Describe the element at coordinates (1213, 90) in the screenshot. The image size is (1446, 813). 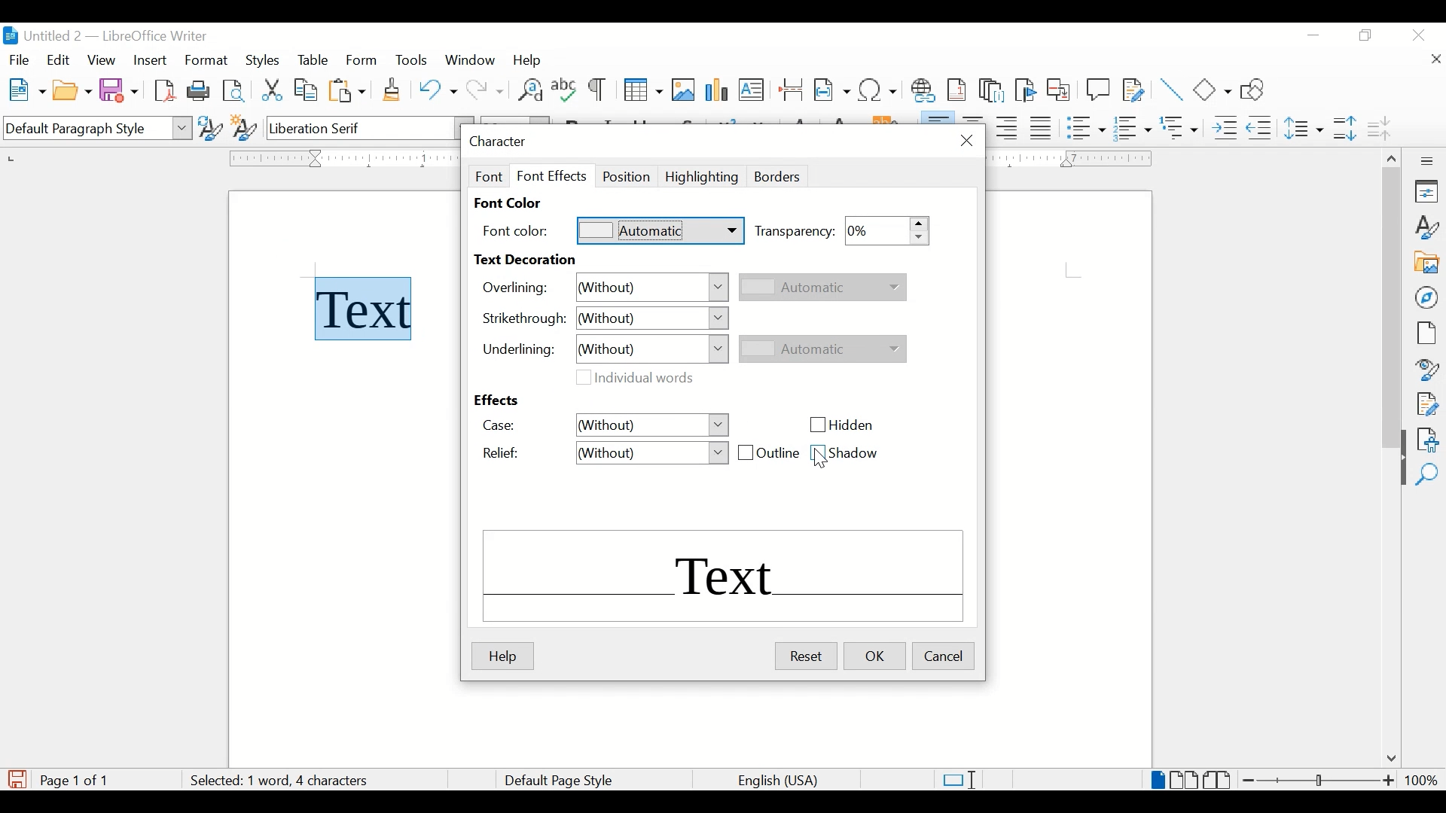
I see `basic shapes` at that location.